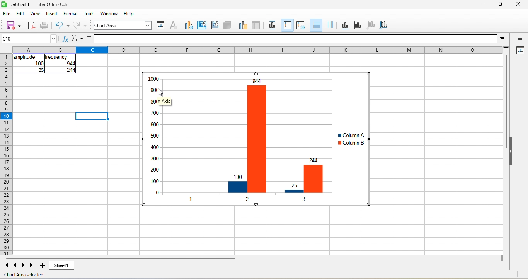 This screenshot has height=279, width=528. Describe the element at coordinates (39, 63) in the screenshot. I see `100` at that location.